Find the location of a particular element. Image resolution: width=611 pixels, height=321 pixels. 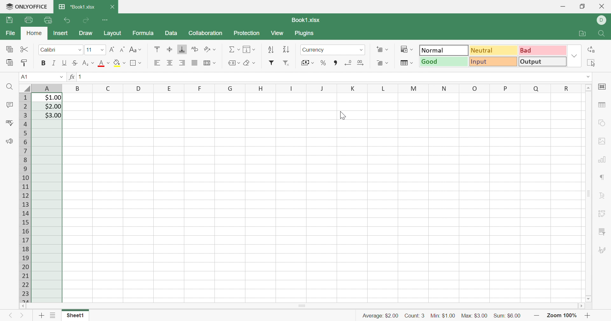

Column names is located at coordinates (308, 87).